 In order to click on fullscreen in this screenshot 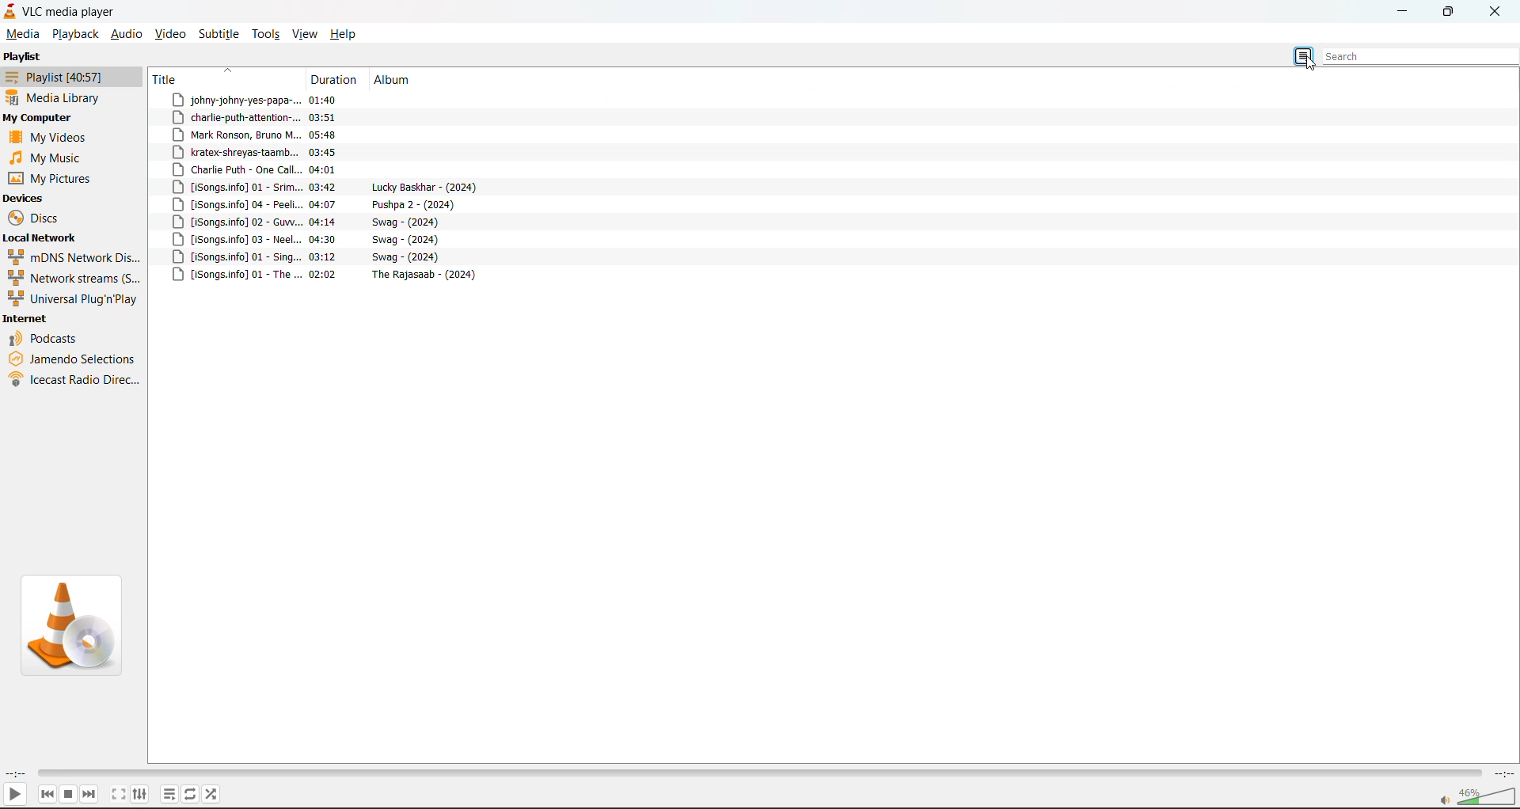, I will do `click(116, 792)`.